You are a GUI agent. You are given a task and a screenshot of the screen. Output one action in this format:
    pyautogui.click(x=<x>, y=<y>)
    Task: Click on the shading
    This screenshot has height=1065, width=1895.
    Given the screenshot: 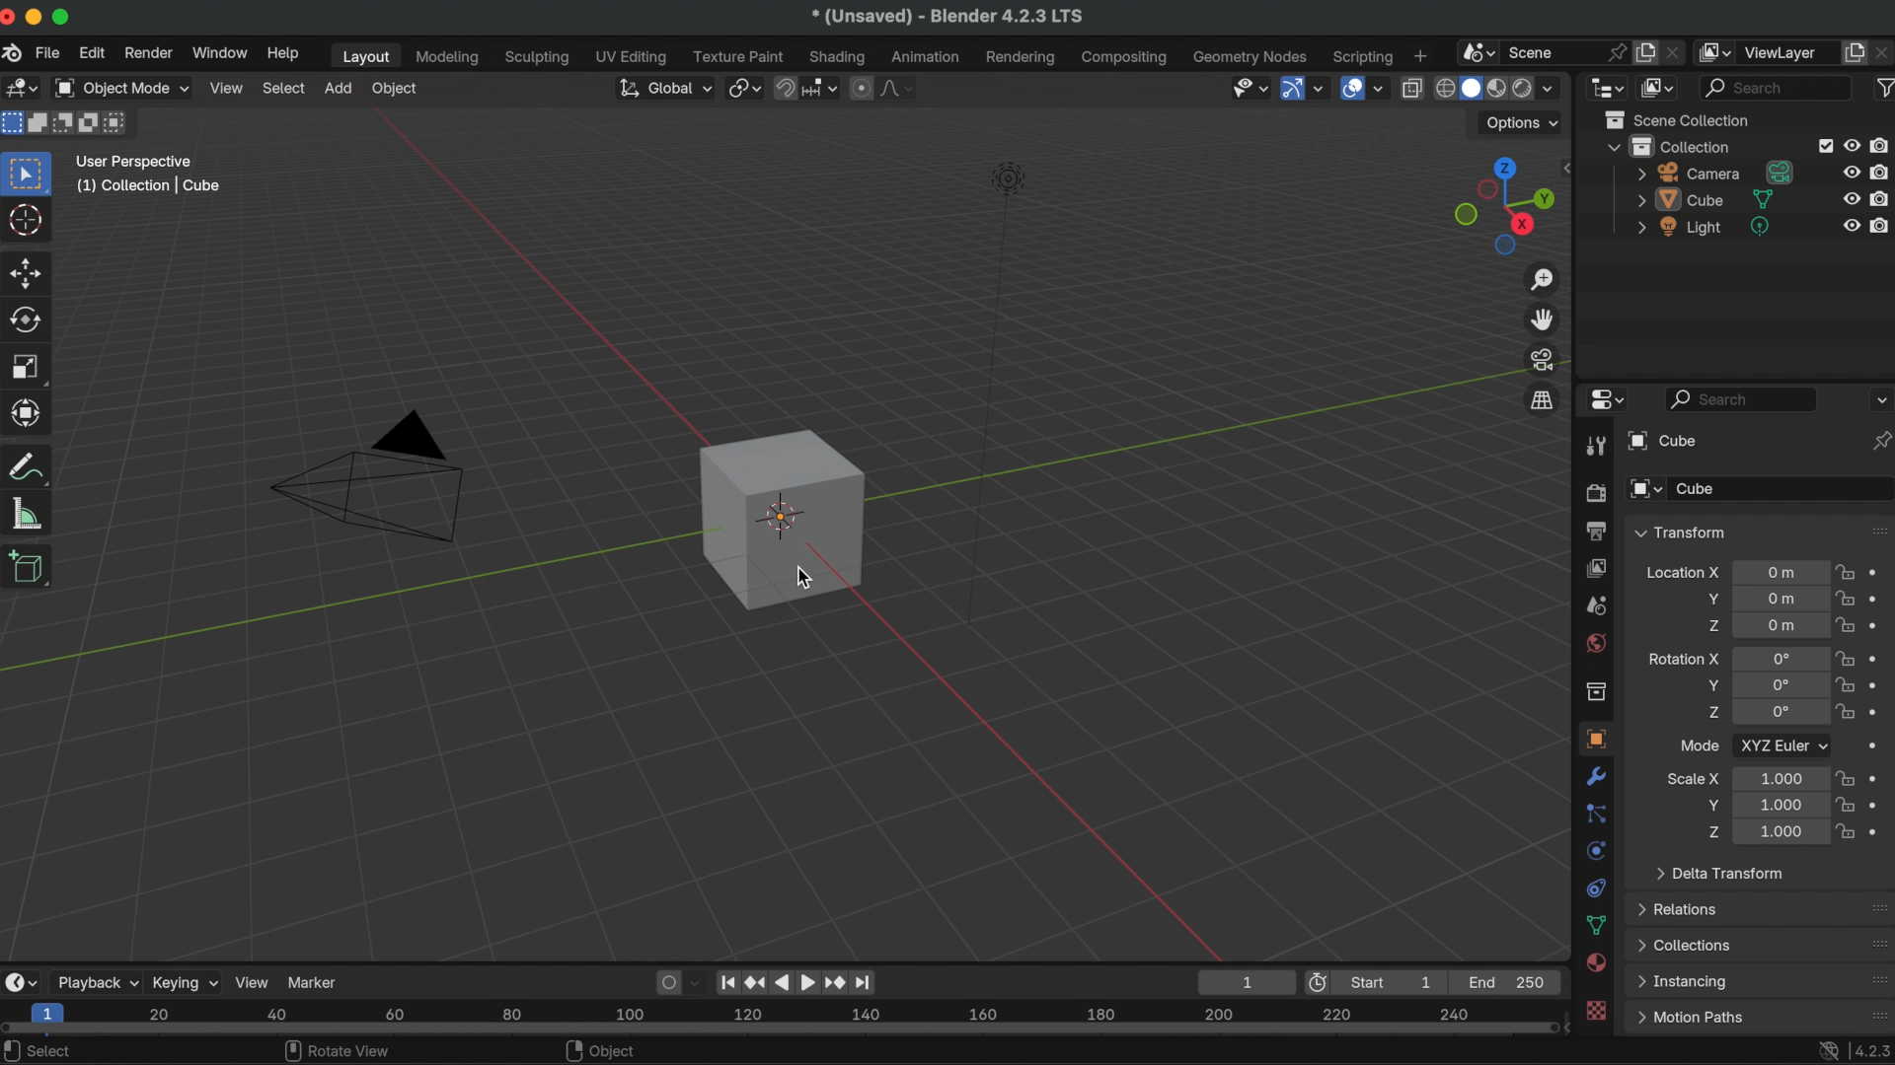 What is the action you would take?
    pyautogui.click(x=839, y=56)
    